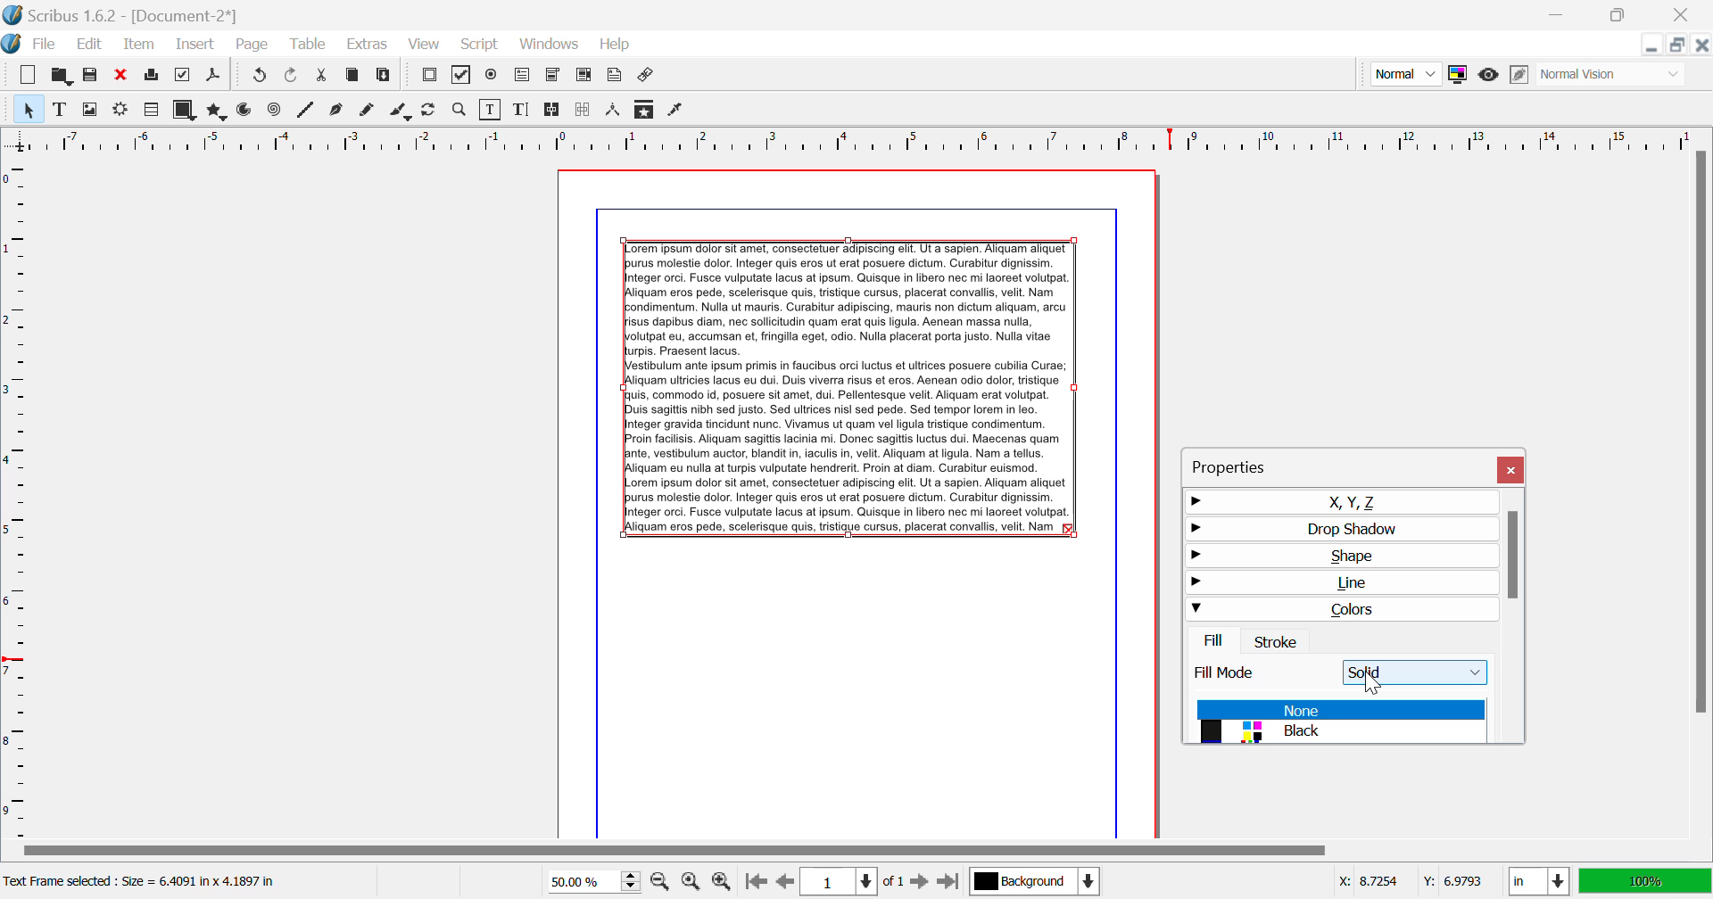 Image resolution: width=1713 pixels, height=899 pixels. I want to click on Fill Mode, so click(1339, 676).